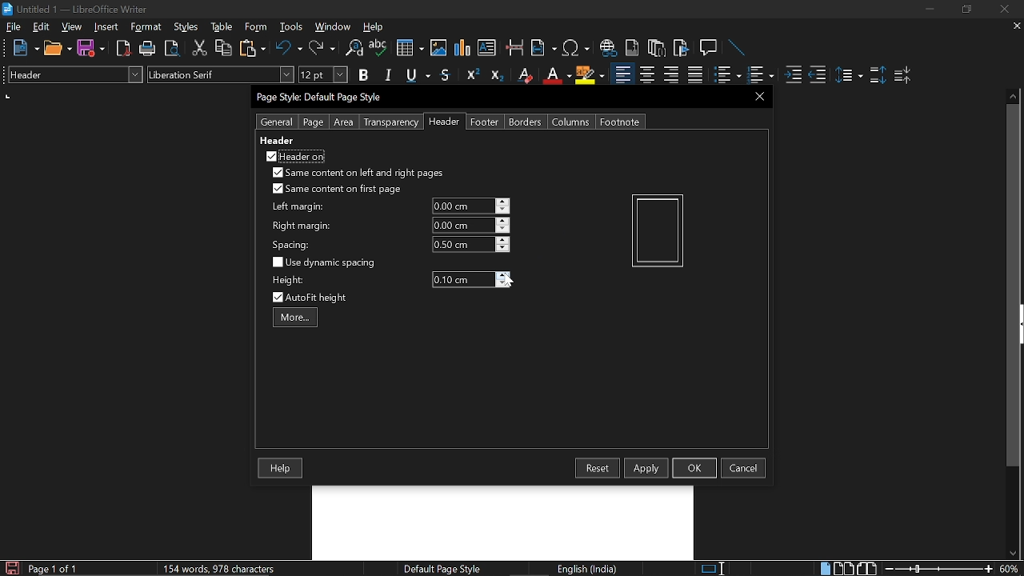 The image size is (1024, 576). I want to click on Current pageview, so click(658, 230).